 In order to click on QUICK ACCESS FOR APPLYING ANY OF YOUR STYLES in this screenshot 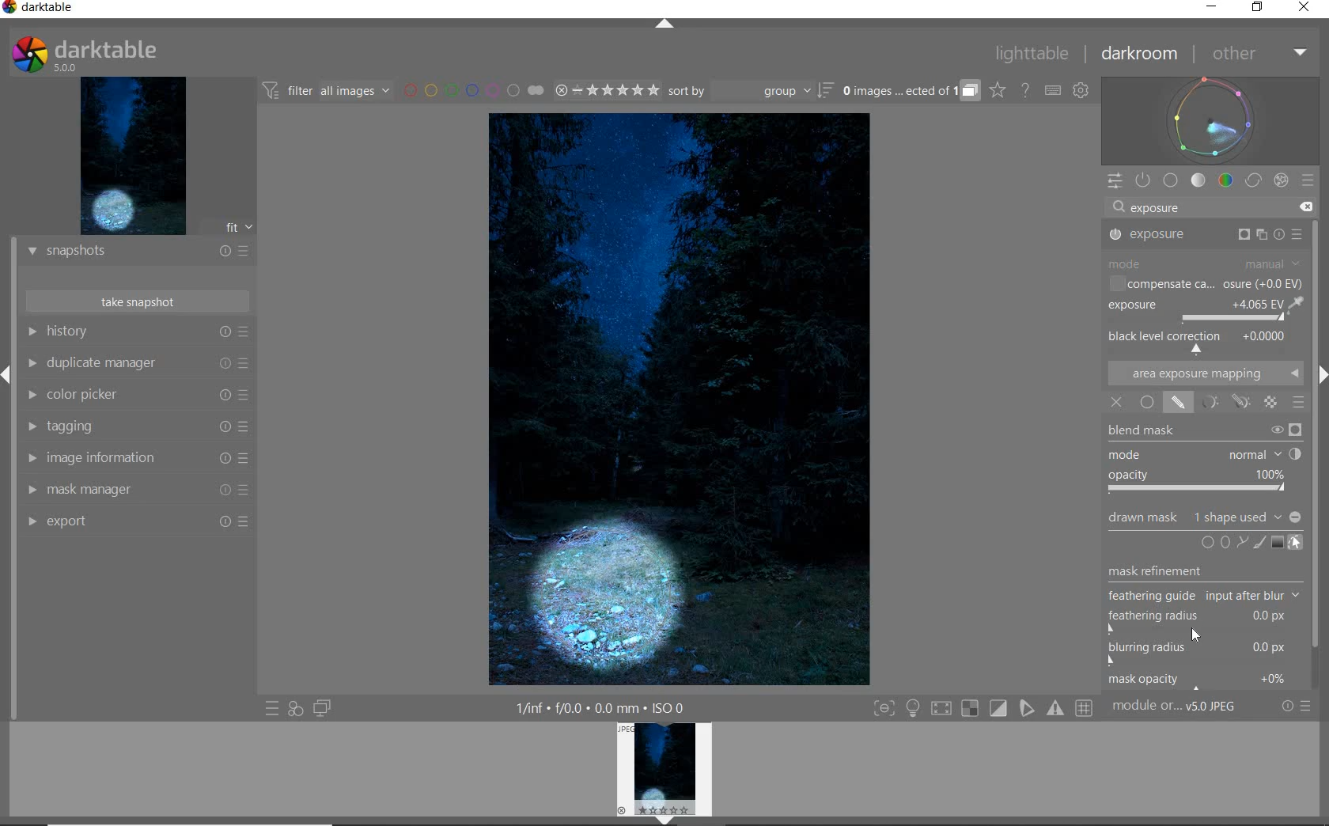, I will do `click(294, 710)`.